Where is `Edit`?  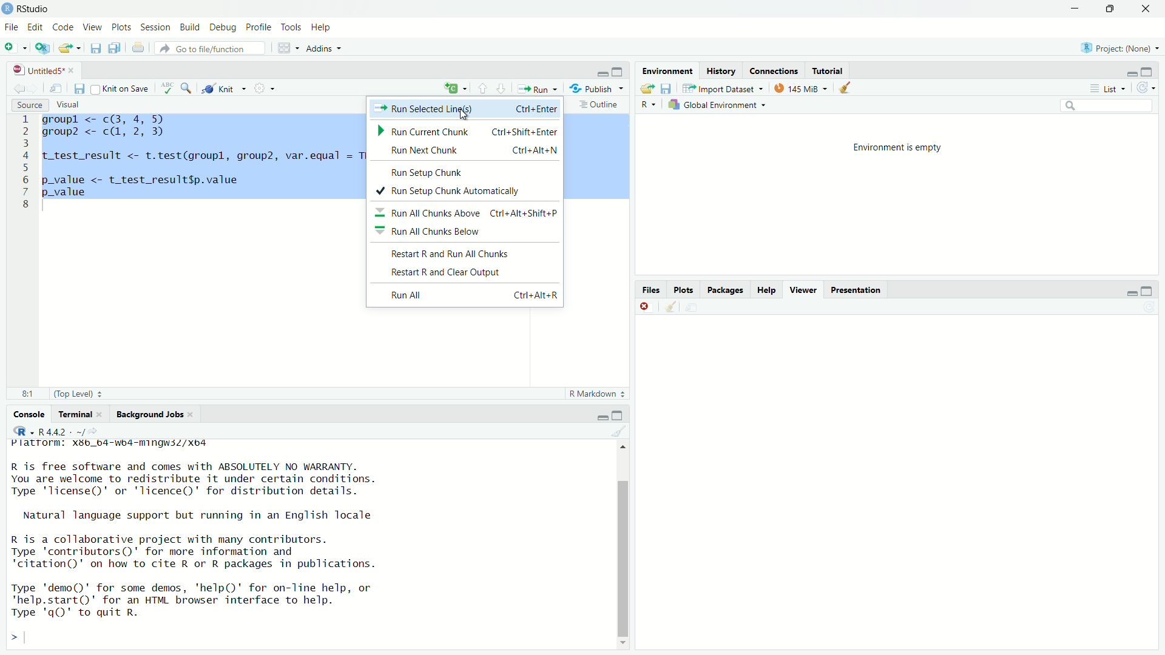 Edit is located at coordinates (37, 27).